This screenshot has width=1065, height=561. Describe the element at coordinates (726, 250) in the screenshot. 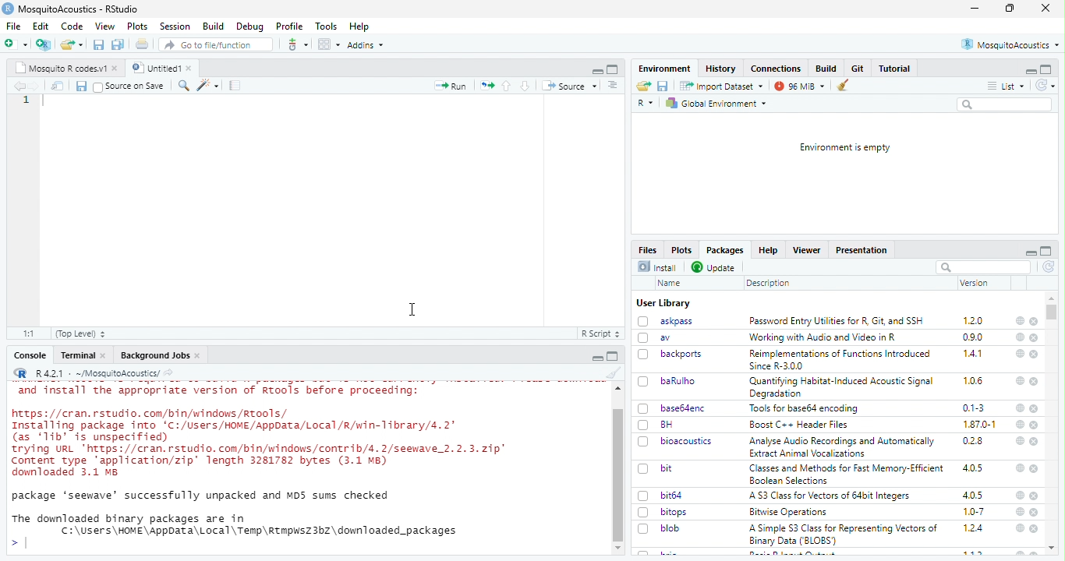

I see `Packages` at that location.